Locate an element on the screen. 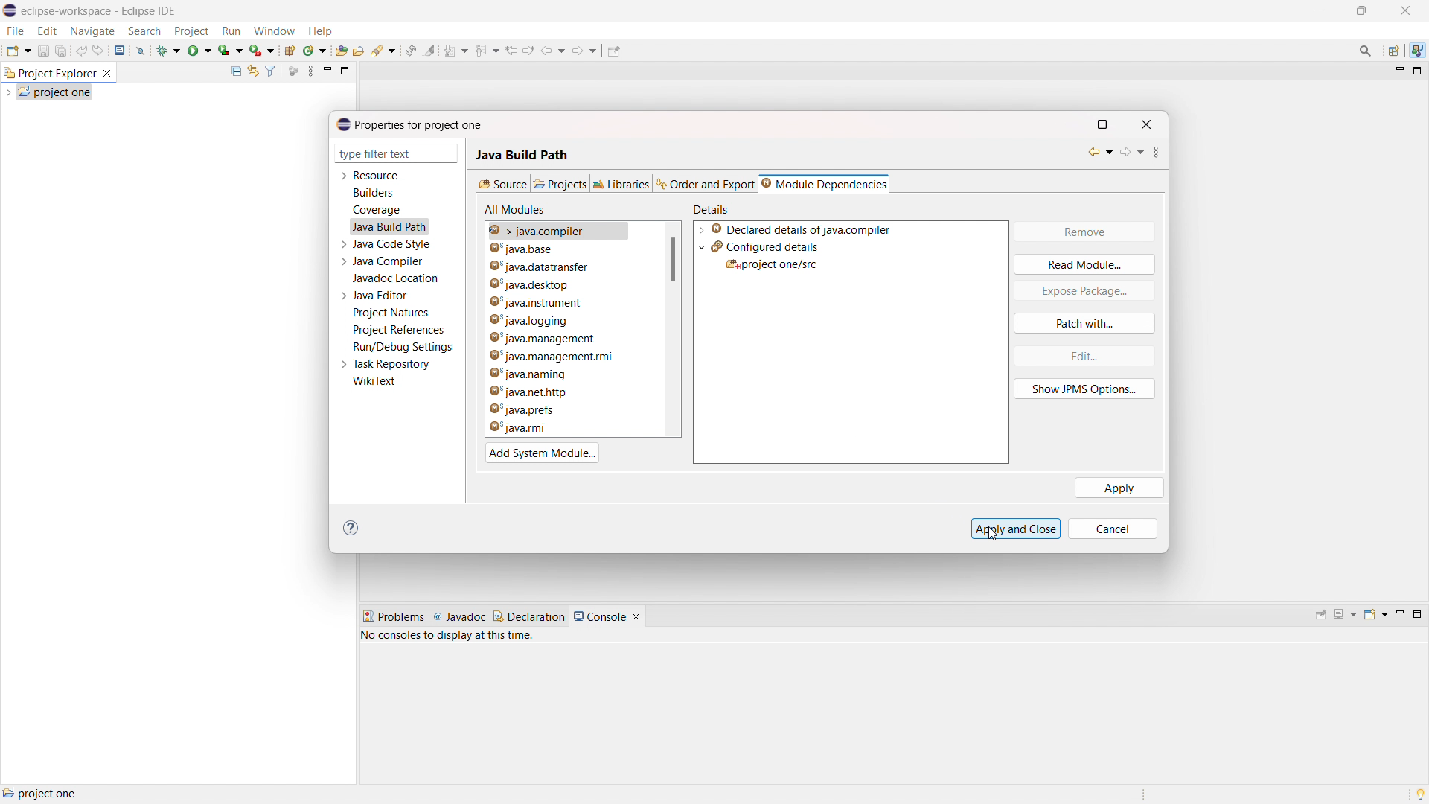  add system module is located at coordinates (543, 453).